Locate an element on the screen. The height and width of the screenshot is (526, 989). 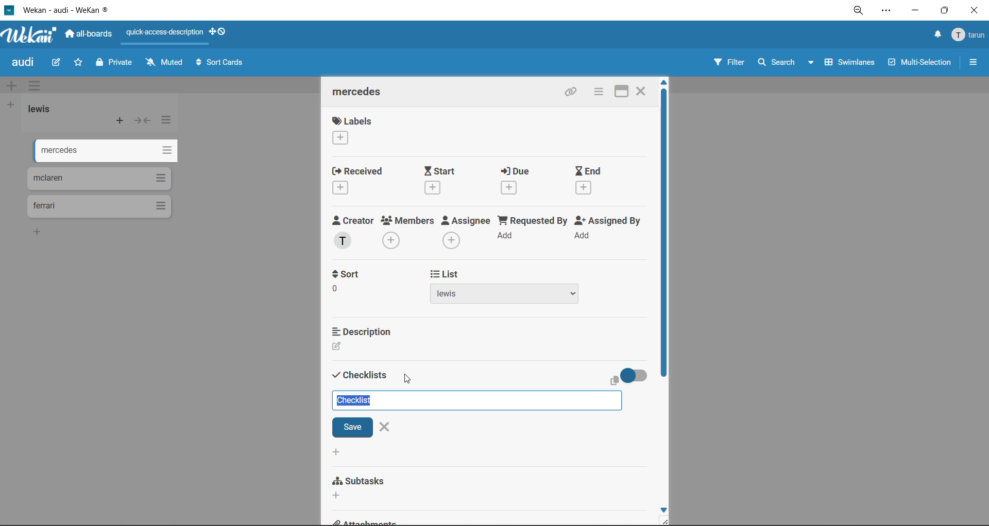
filter is located at coordinates (728, 64).